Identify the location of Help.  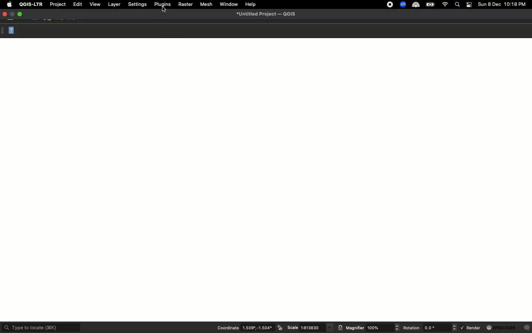
(251, 4).